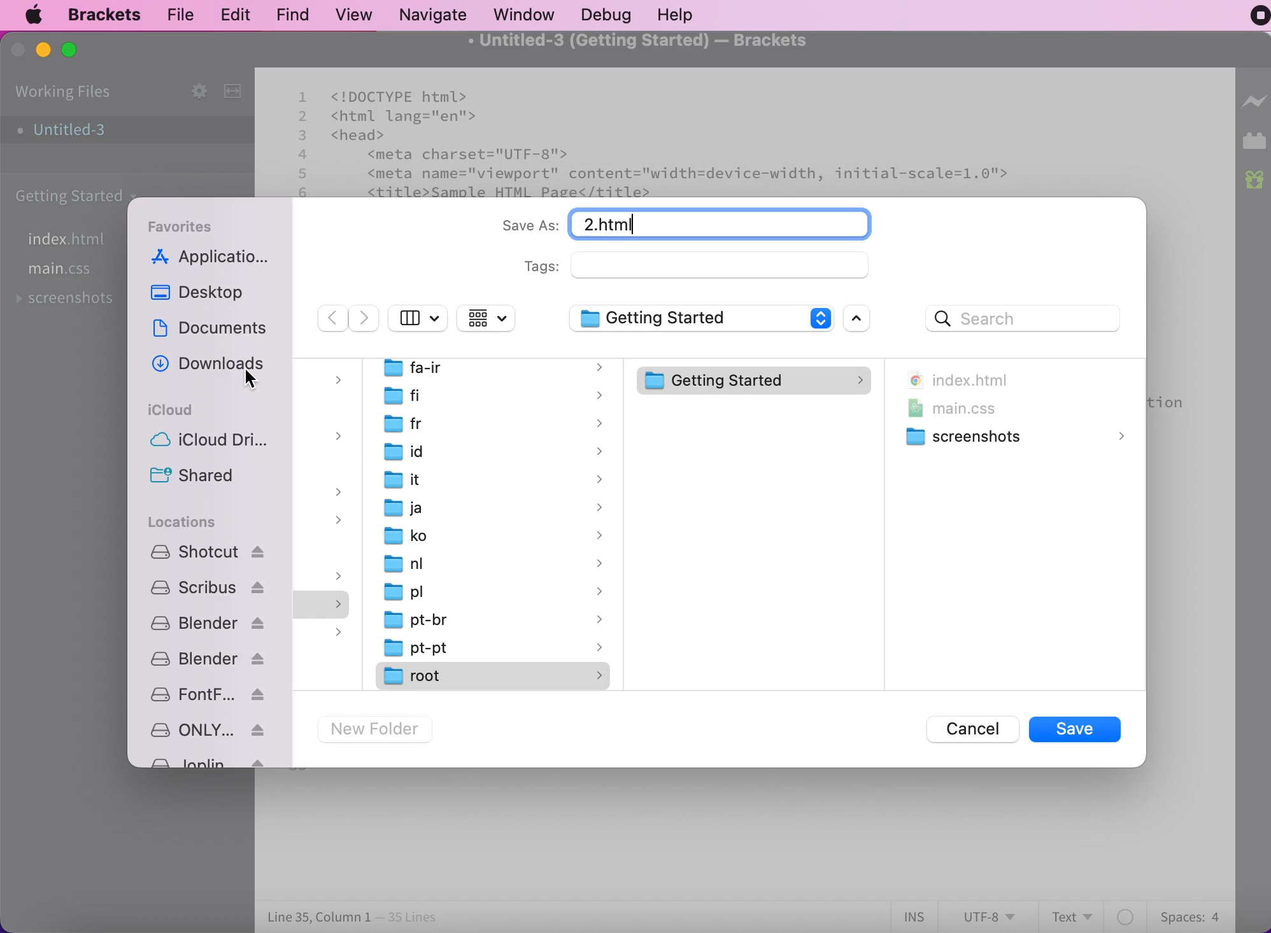 This screenshot has height=933, width=1271. What do you see at coordinates (63, 93) in the screenshot?
I see `working files` at bounding box center [63, 93].